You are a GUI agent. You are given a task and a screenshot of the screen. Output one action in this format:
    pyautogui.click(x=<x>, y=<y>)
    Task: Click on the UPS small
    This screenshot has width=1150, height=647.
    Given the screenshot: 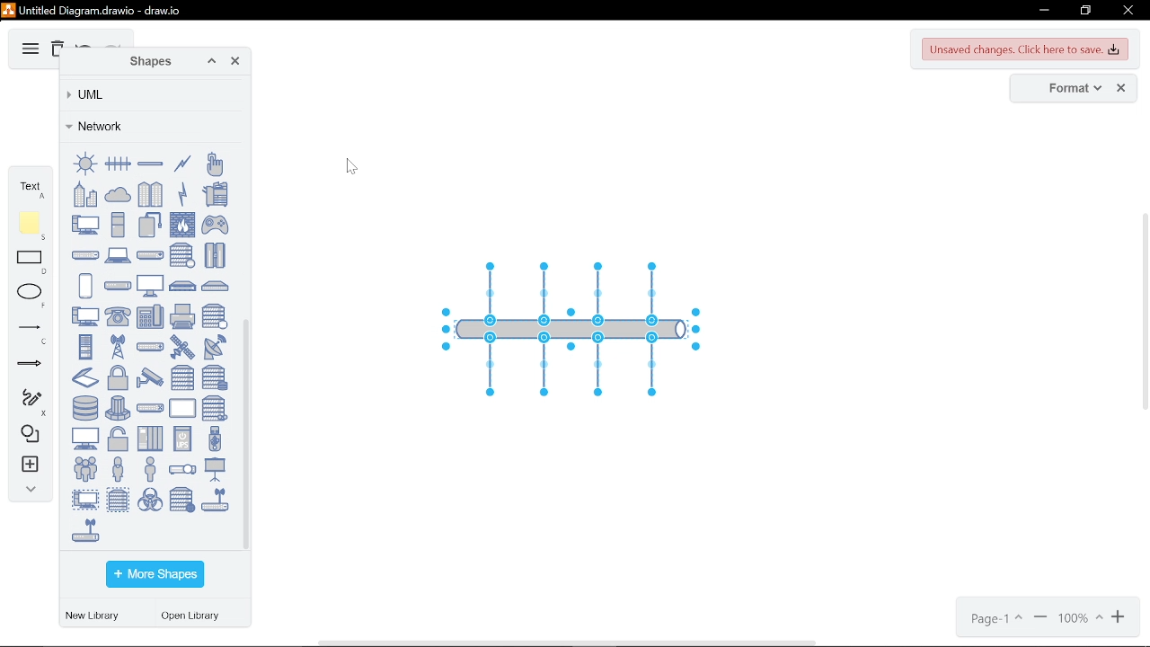 What is the action you would take?
    pyautogui.click(x=182, y=438)
    